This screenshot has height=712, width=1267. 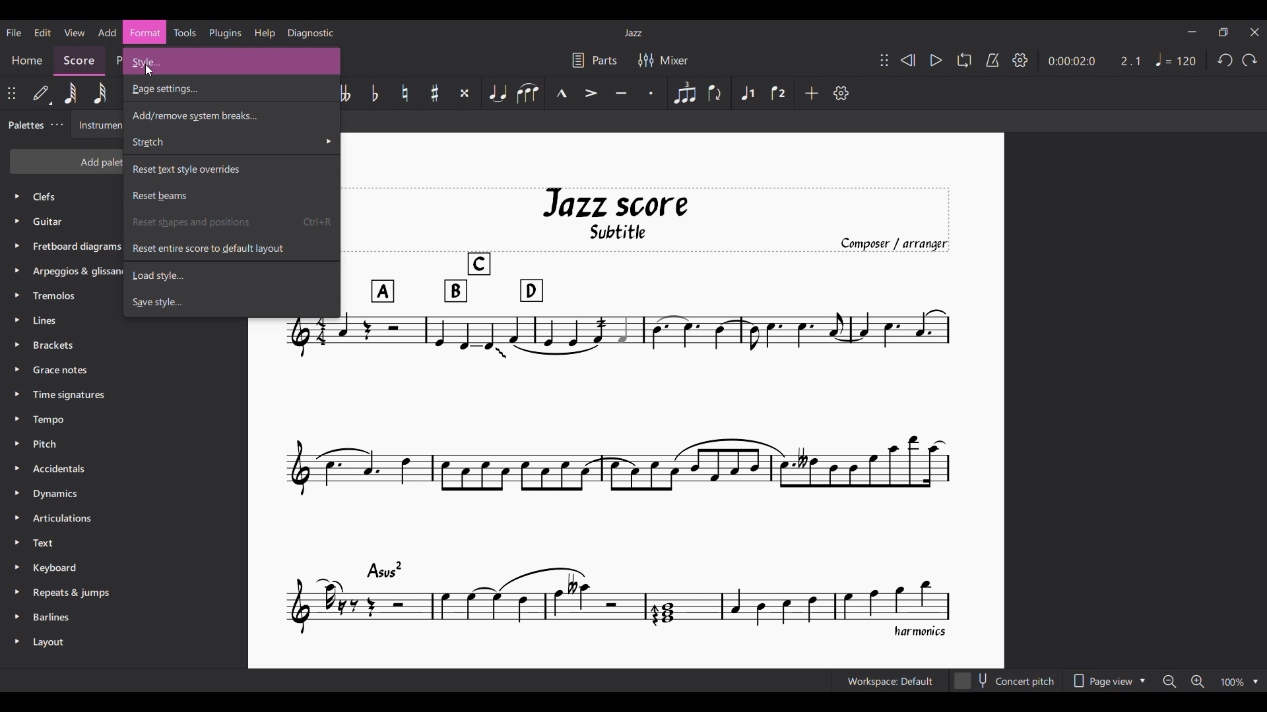 I want to click on Tie, so click(x=498, y=93).